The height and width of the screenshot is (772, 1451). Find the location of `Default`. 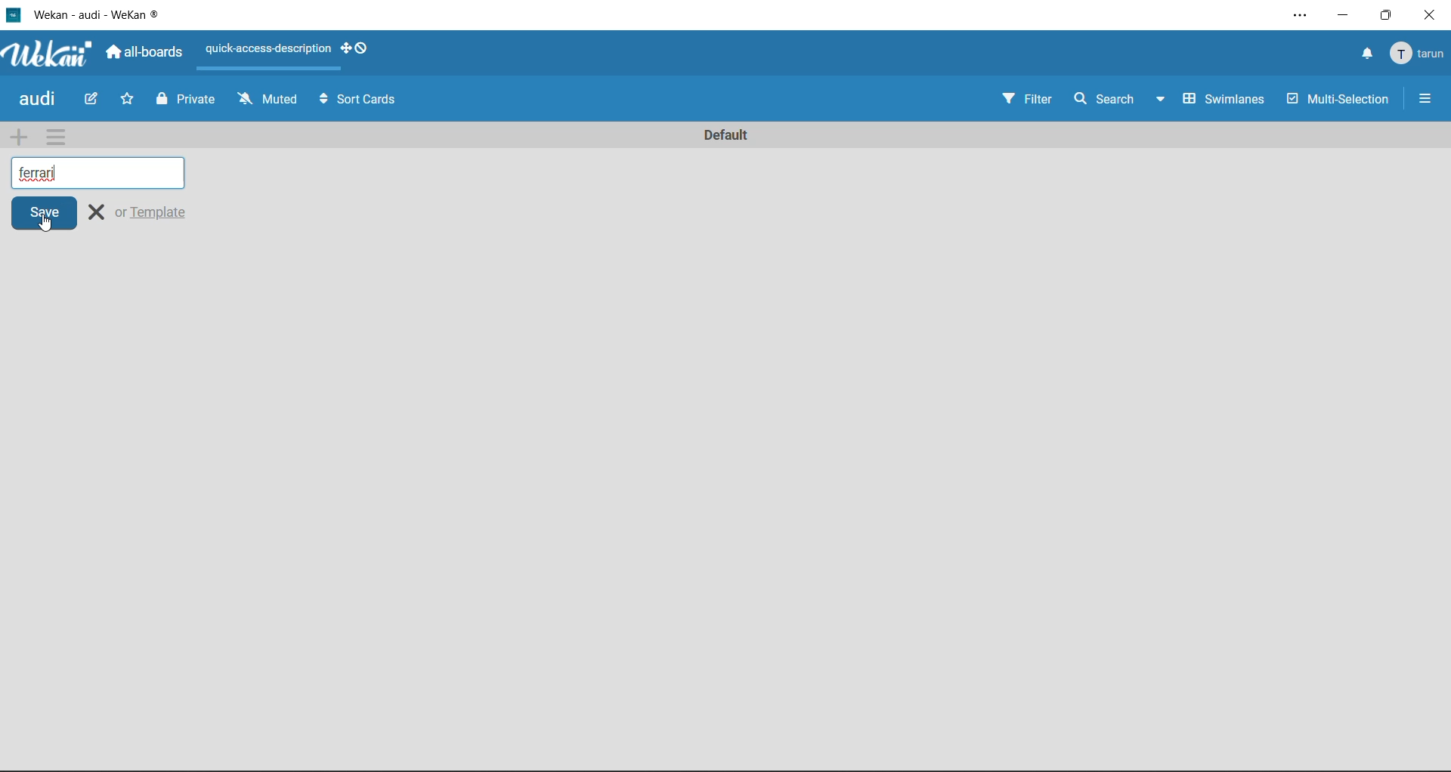

Default is located at coordinates (842, 136).